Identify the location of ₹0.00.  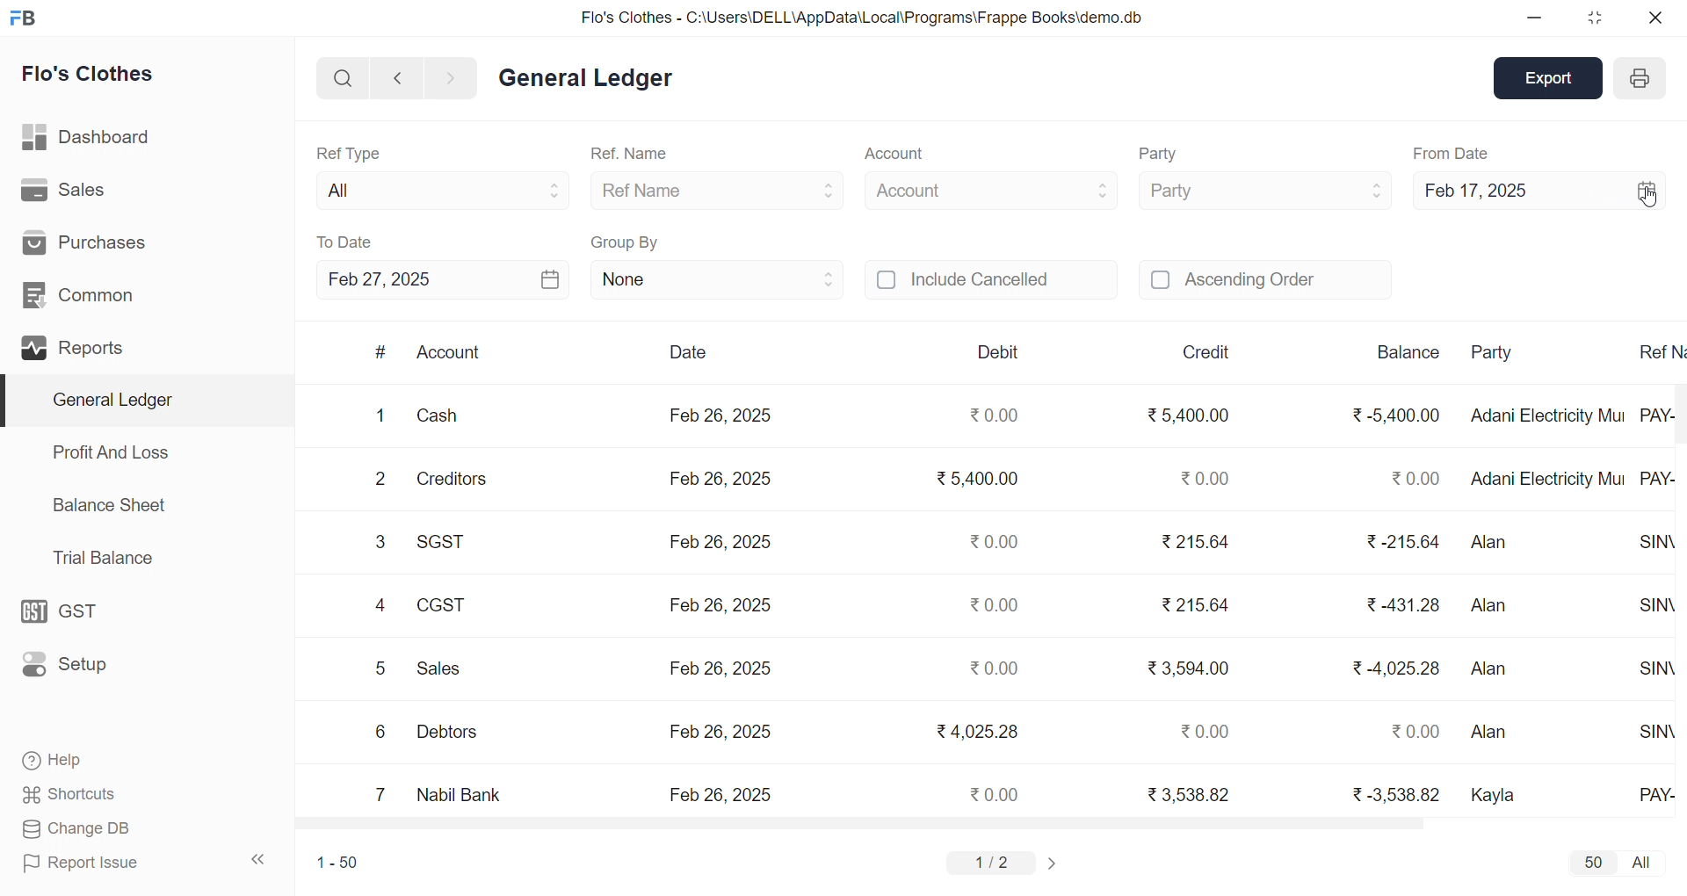
(992, 541).